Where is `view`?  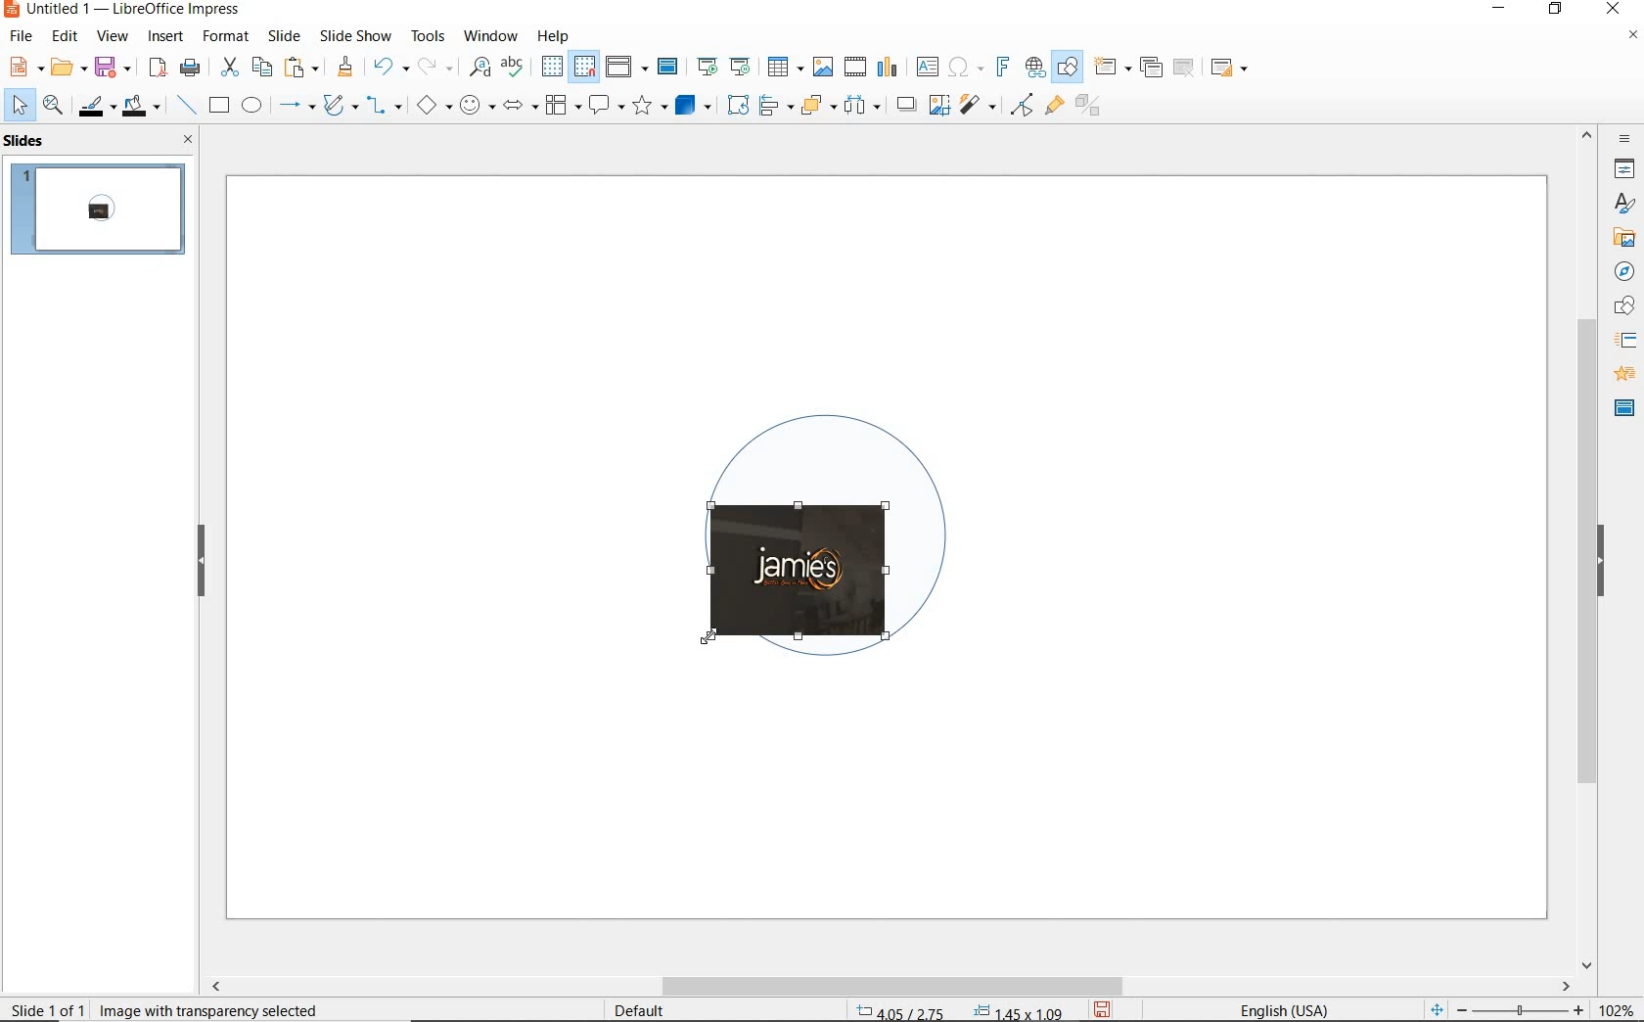 view is located at coordinates (113, 36).